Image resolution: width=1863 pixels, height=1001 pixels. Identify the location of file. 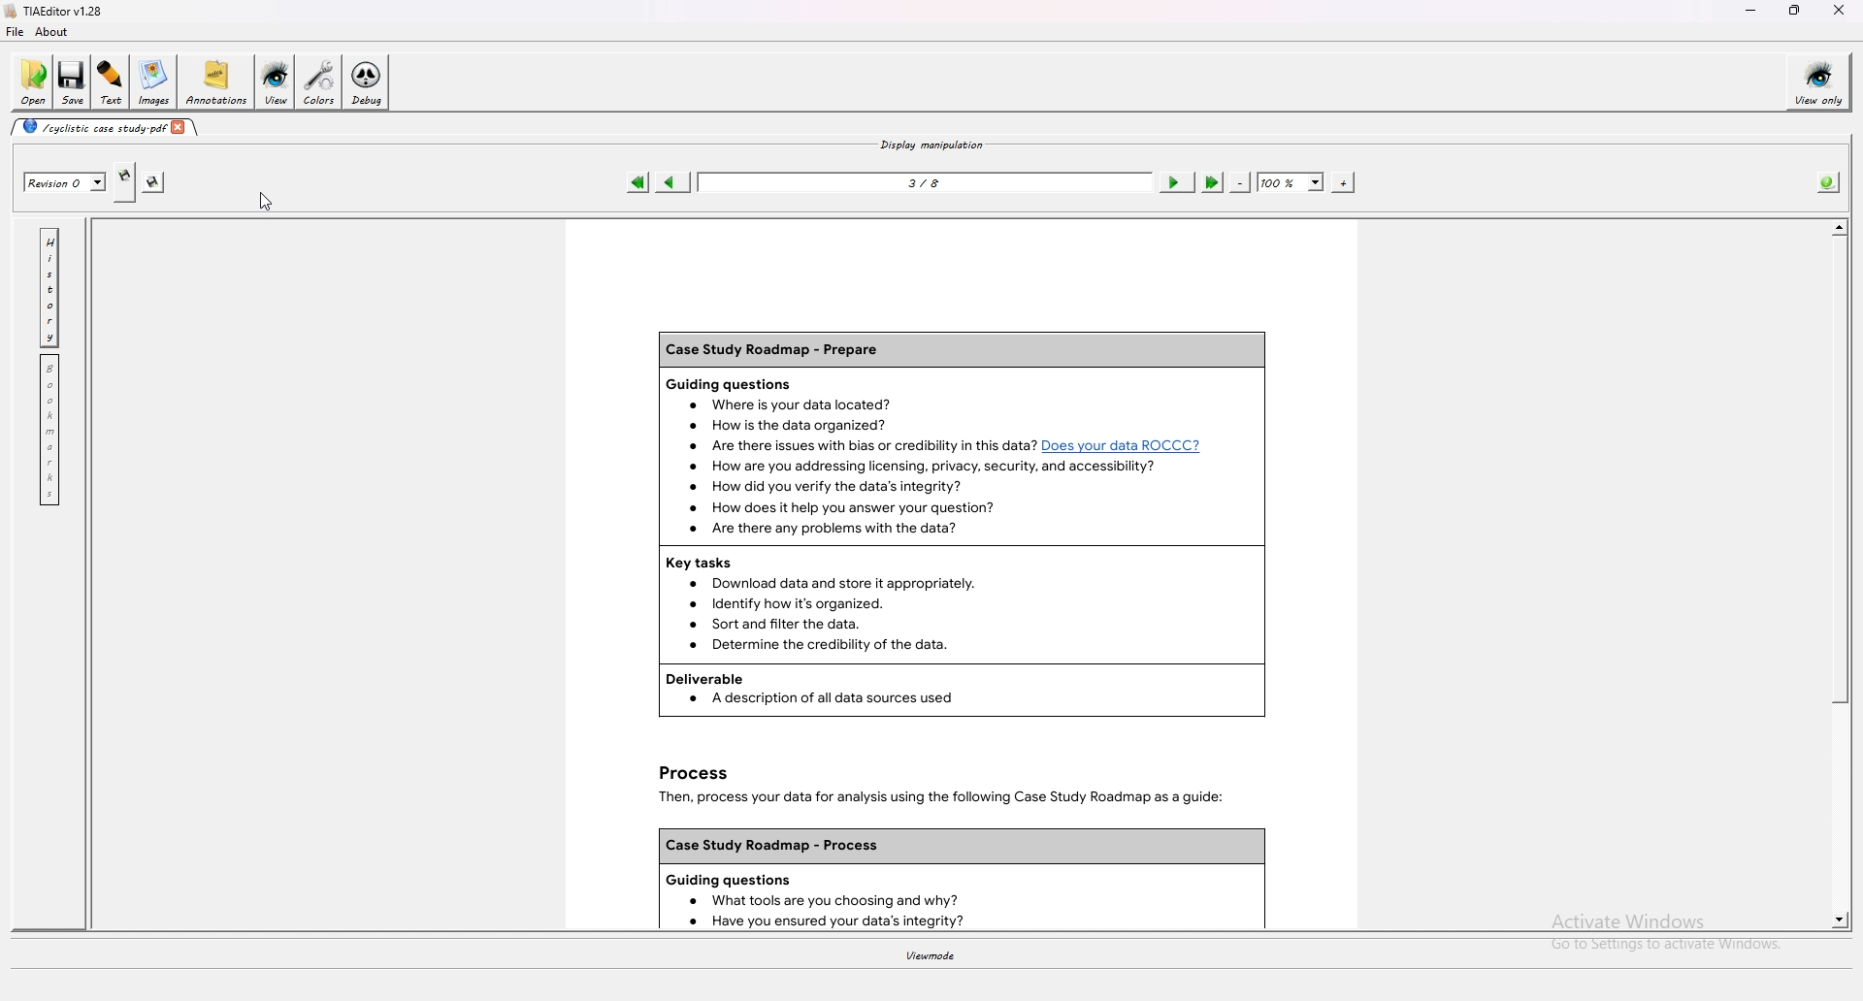
(15, 32).